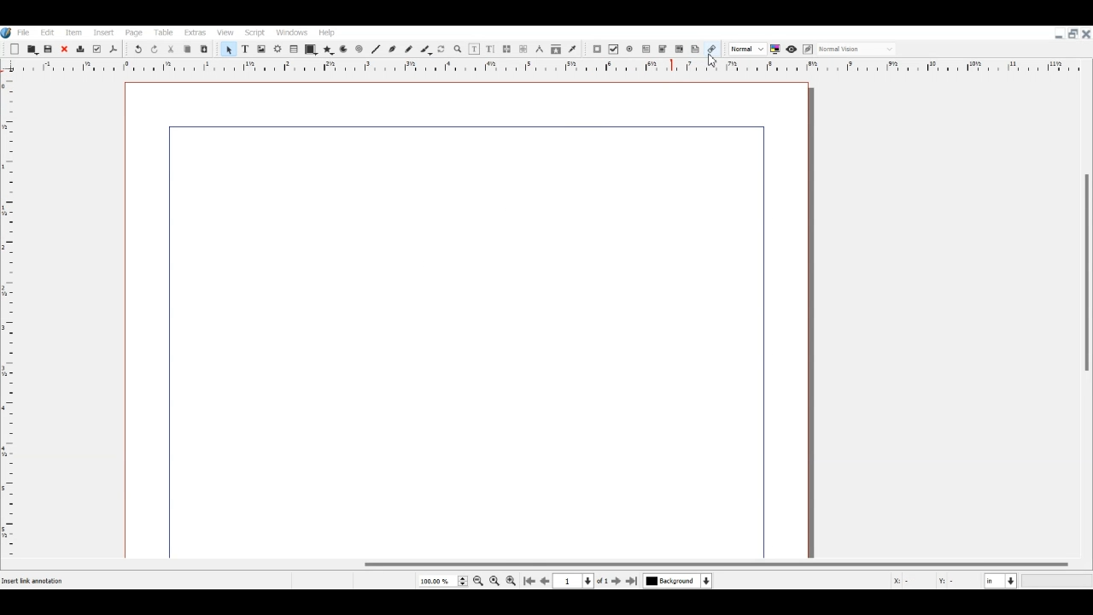 The image size is (1093, 615). What do you see at coordinates (79, 50) in the screenshot?
I see `Delete` at bounding box center [79, 50].